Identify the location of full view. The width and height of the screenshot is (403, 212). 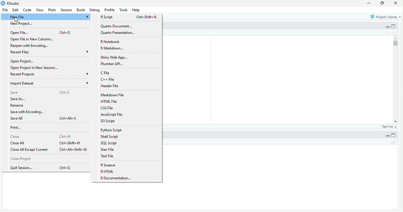
(394, 135).